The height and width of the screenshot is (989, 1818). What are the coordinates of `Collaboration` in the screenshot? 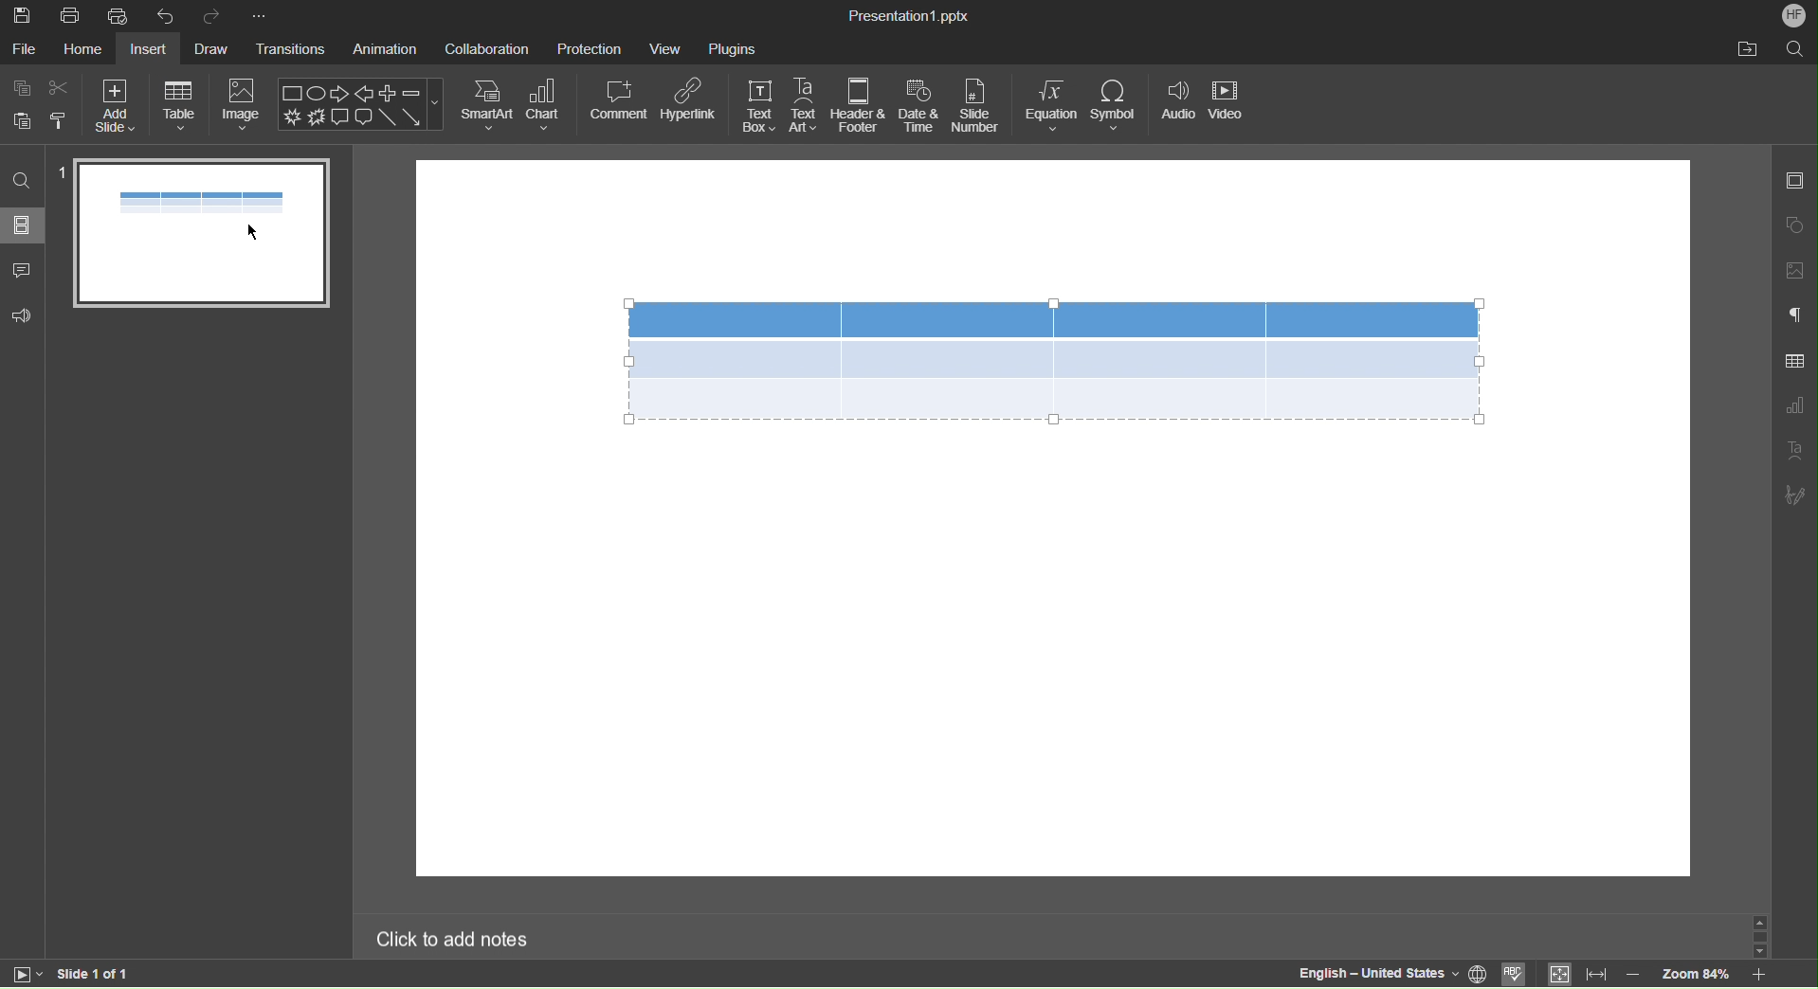 It's located at (485, 48).